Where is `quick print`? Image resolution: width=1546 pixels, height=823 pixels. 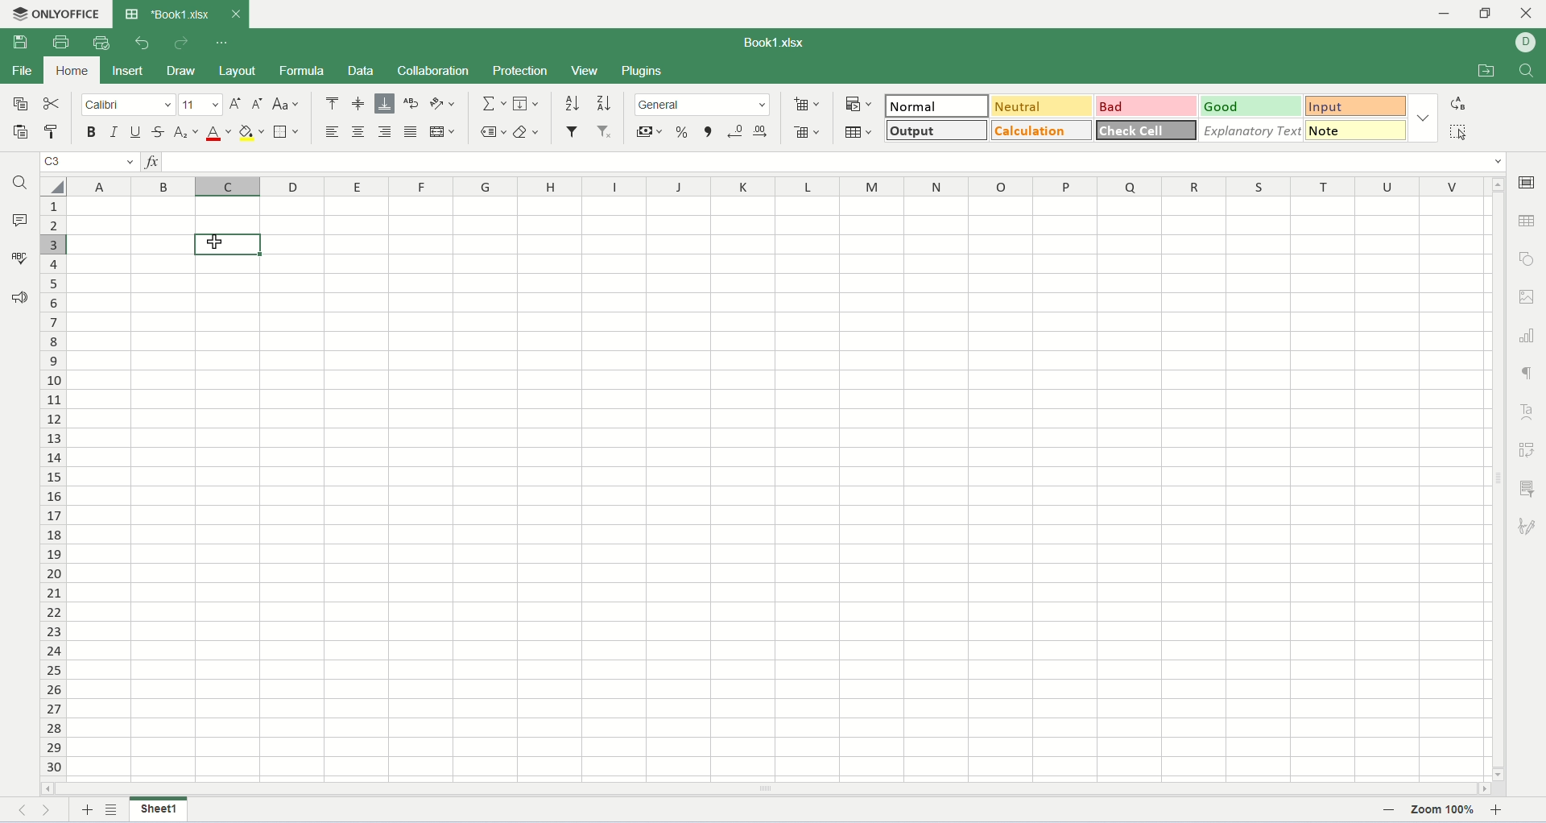
quick print is located at coordinates (103, 43).